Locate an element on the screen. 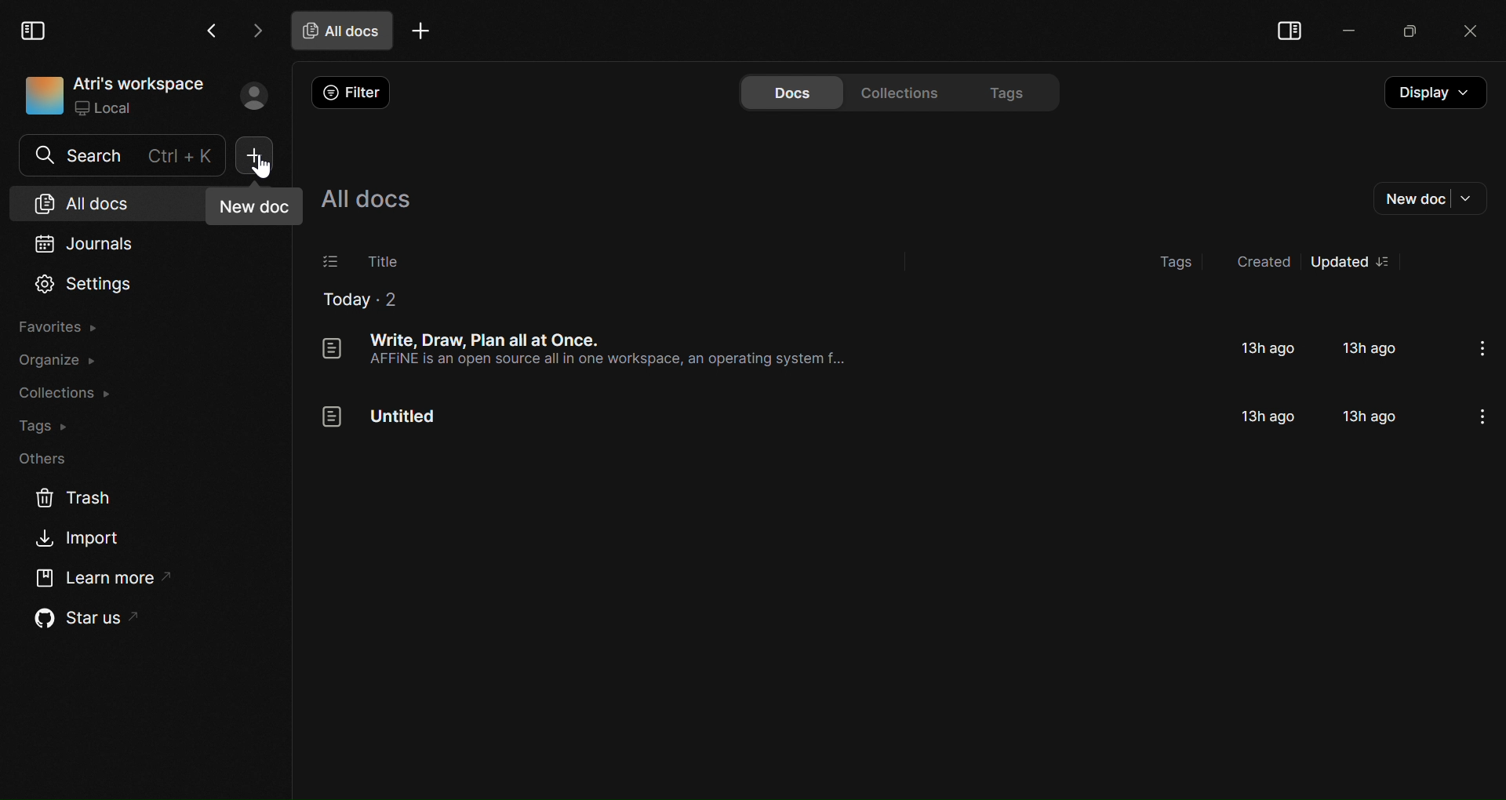 This screenshot has height=800, width=1506. 13h ago is located at coordinates (1269, 417).